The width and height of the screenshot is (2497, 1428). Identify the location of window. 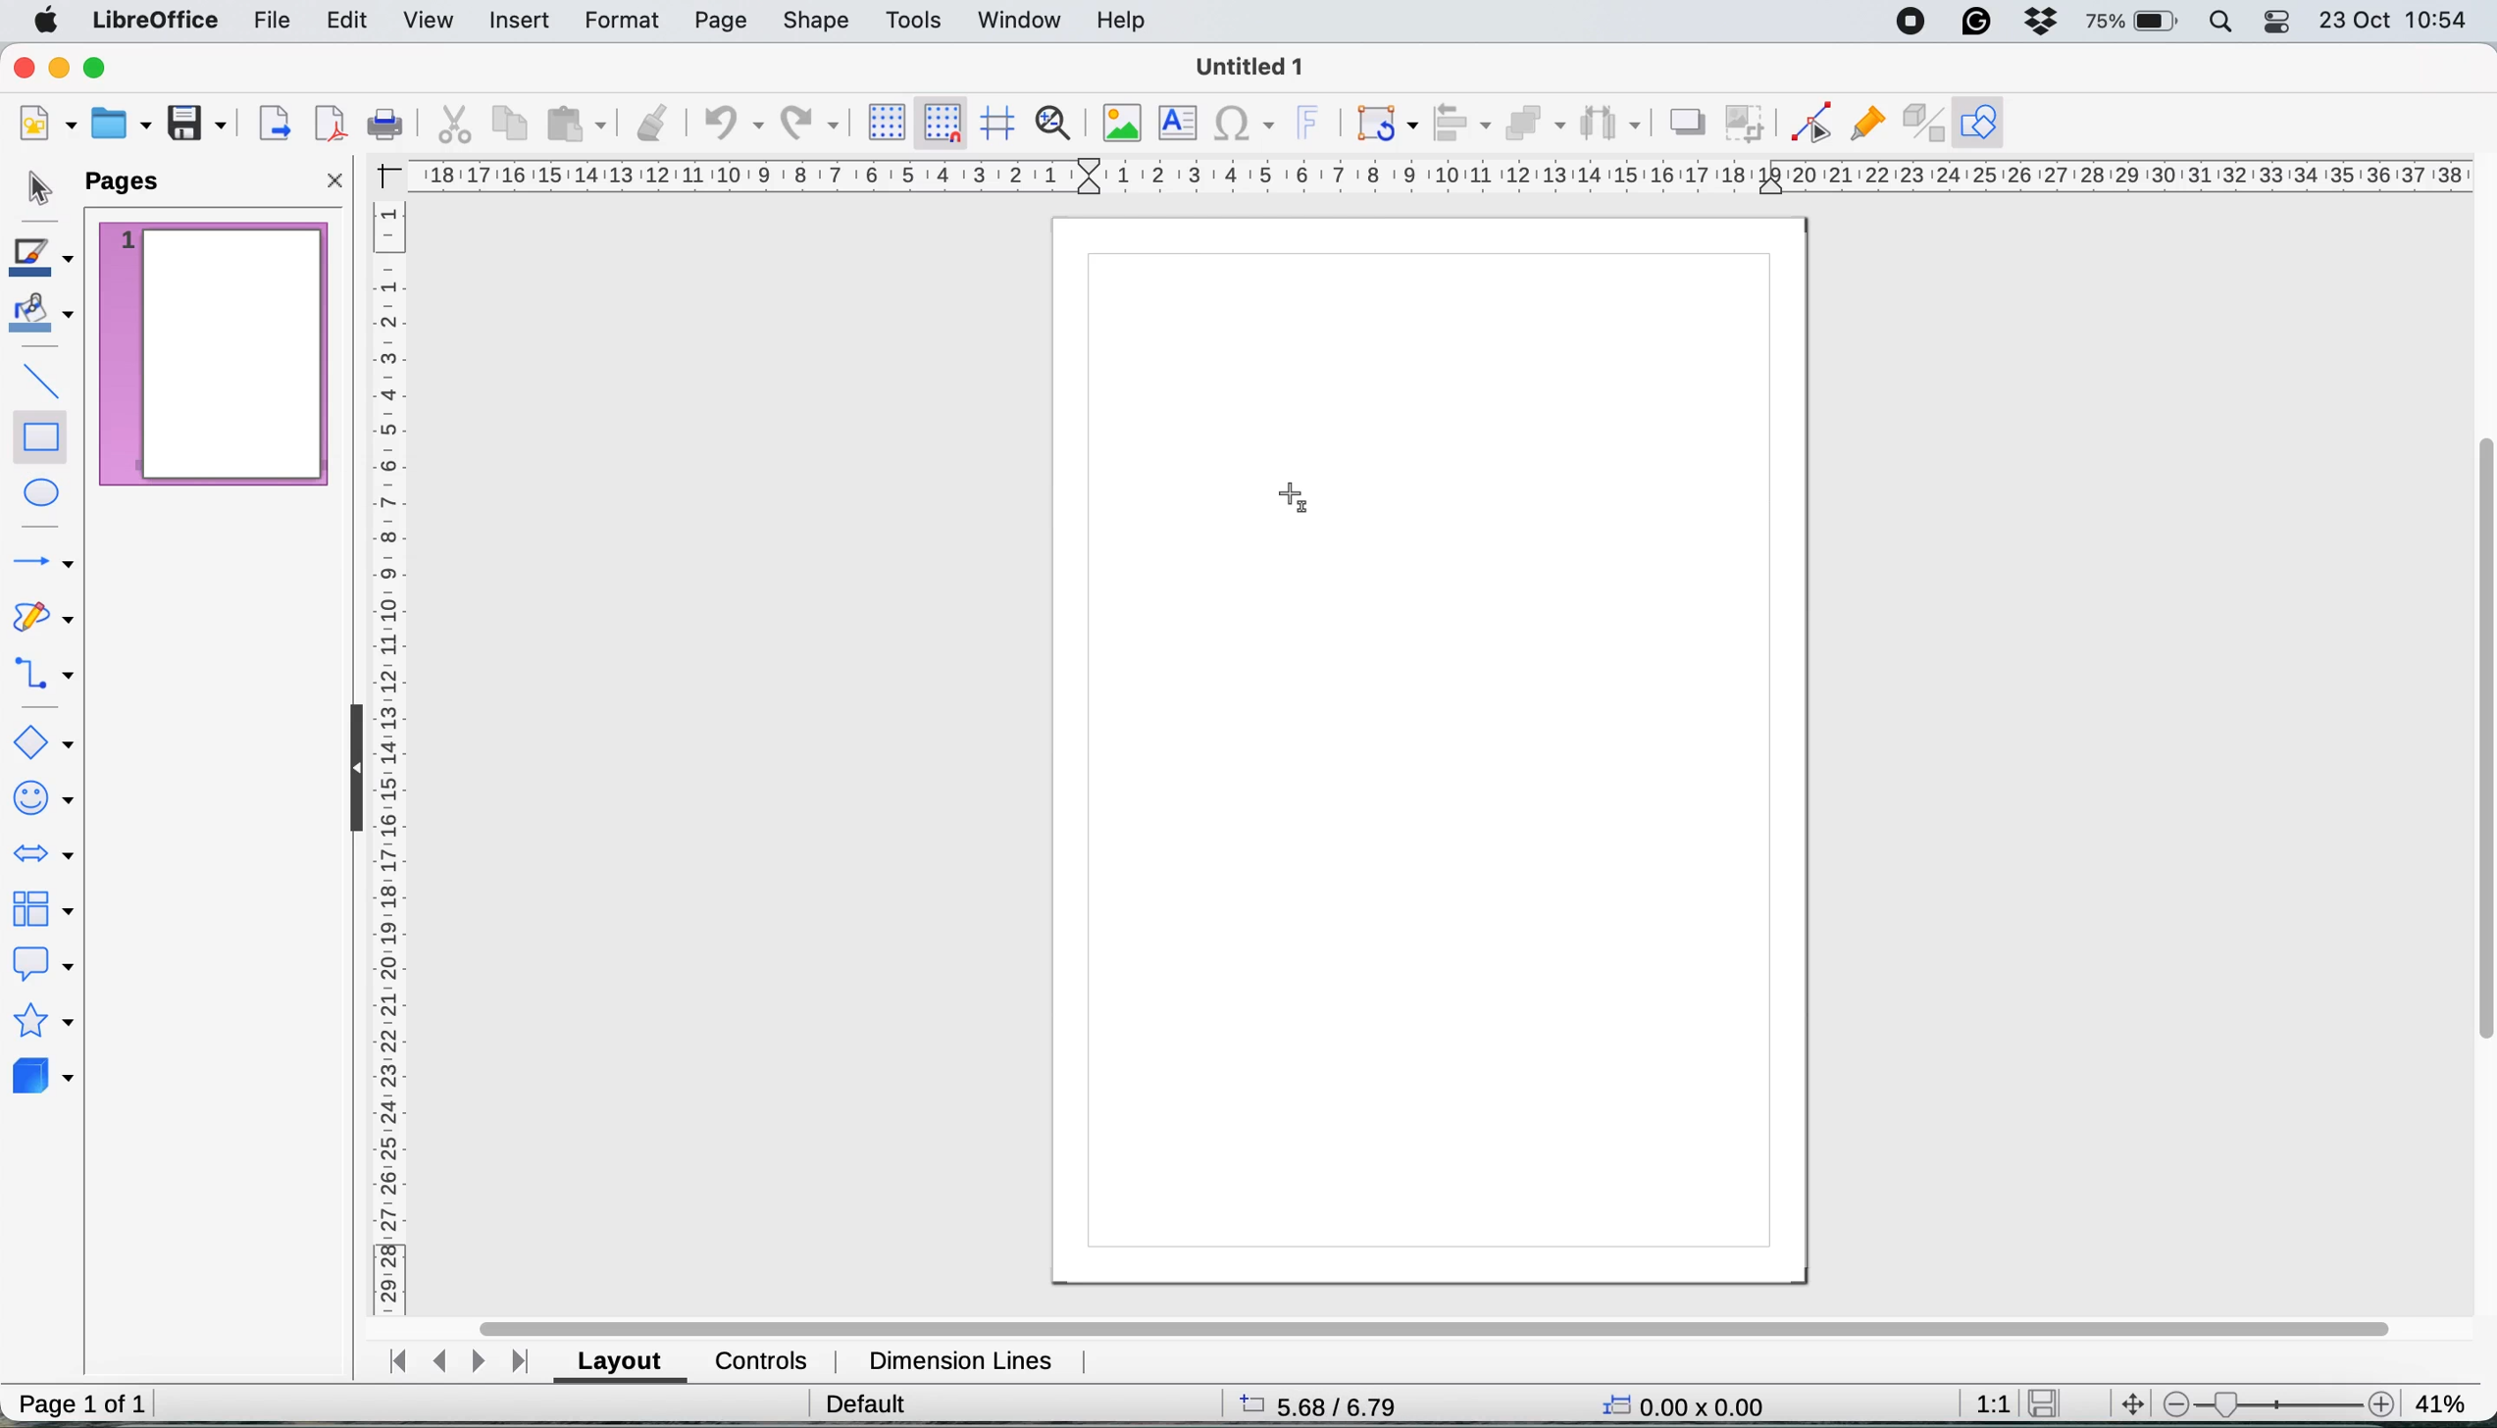
(1018, 18).